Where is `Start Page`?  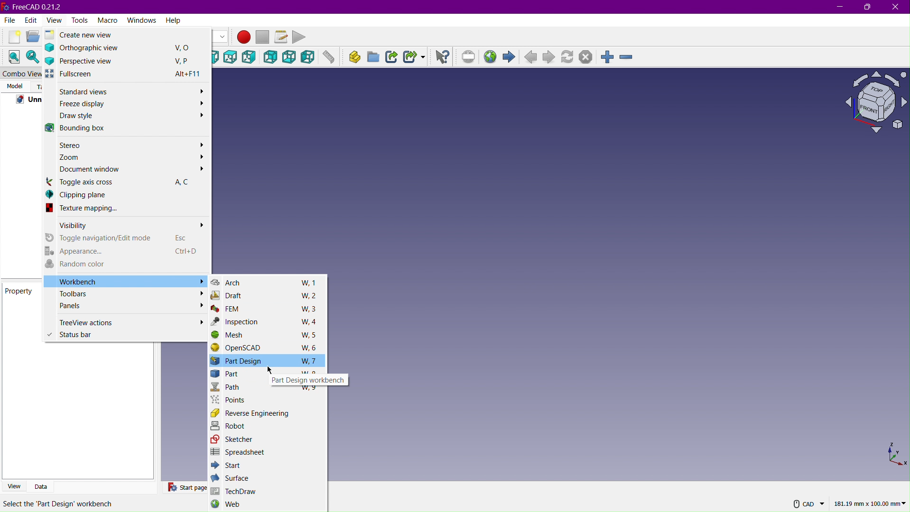
Start Page is located at coordinates (188, 488).